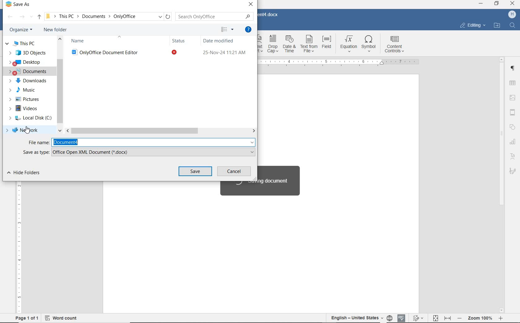  I want to click on insert table, so click(513, 83).